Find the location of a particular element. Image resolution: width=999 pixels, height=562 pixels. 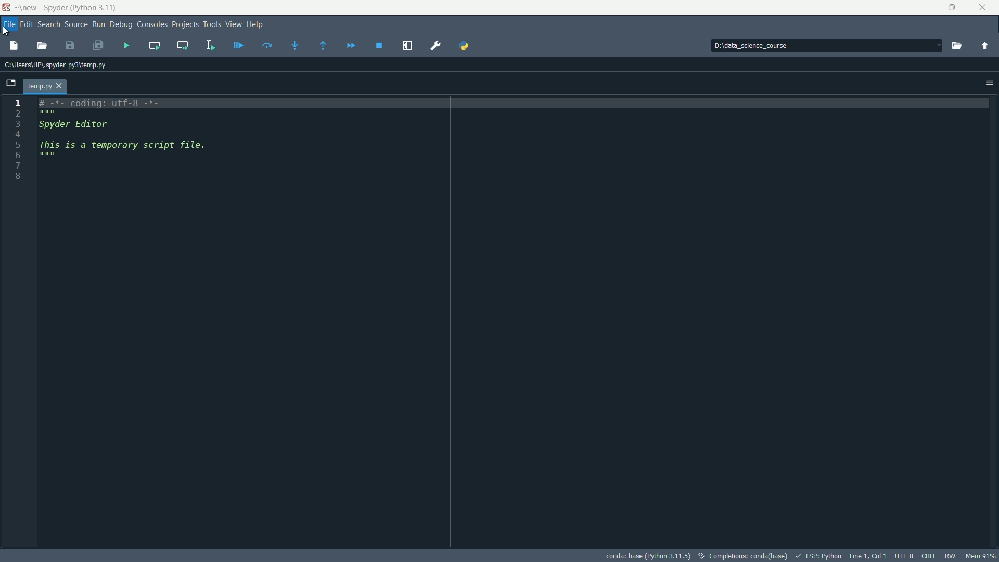

PYTHONPATH manager is located at coordinates (467, 44).